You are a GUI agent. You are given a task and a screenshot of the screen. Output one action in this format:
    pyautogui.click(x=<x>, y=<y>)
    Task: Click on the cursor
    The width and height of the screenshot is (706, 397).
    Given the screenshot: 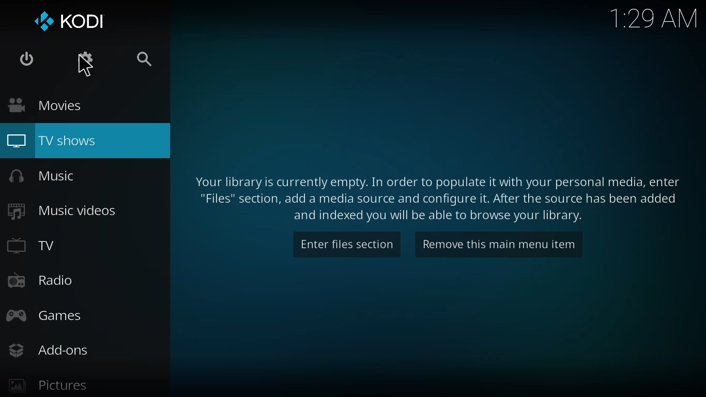 What is the action you would take?
    pyautogui.click(x=85, y=69)
    